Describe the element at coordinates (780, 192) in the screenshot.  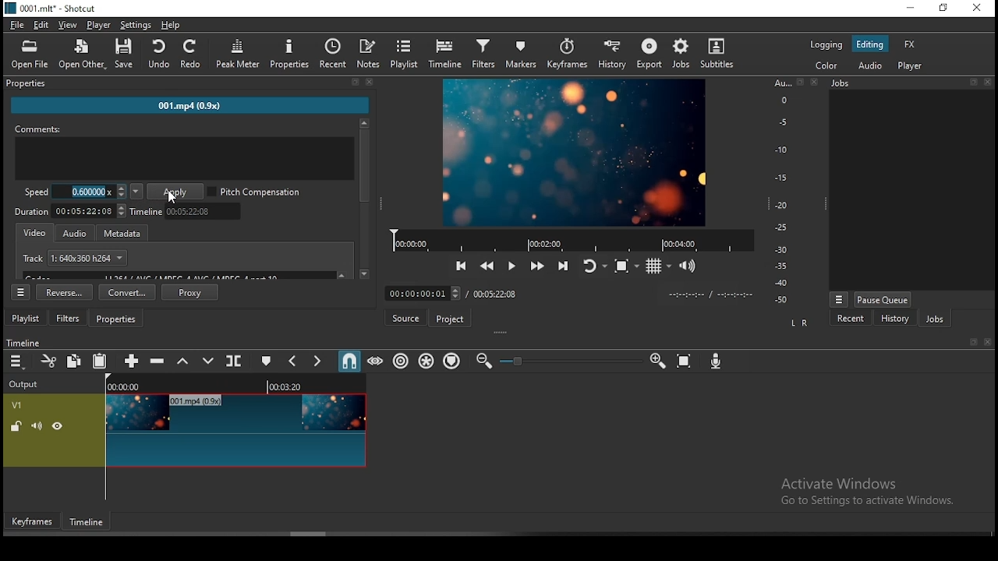
I see `scale` at that location.